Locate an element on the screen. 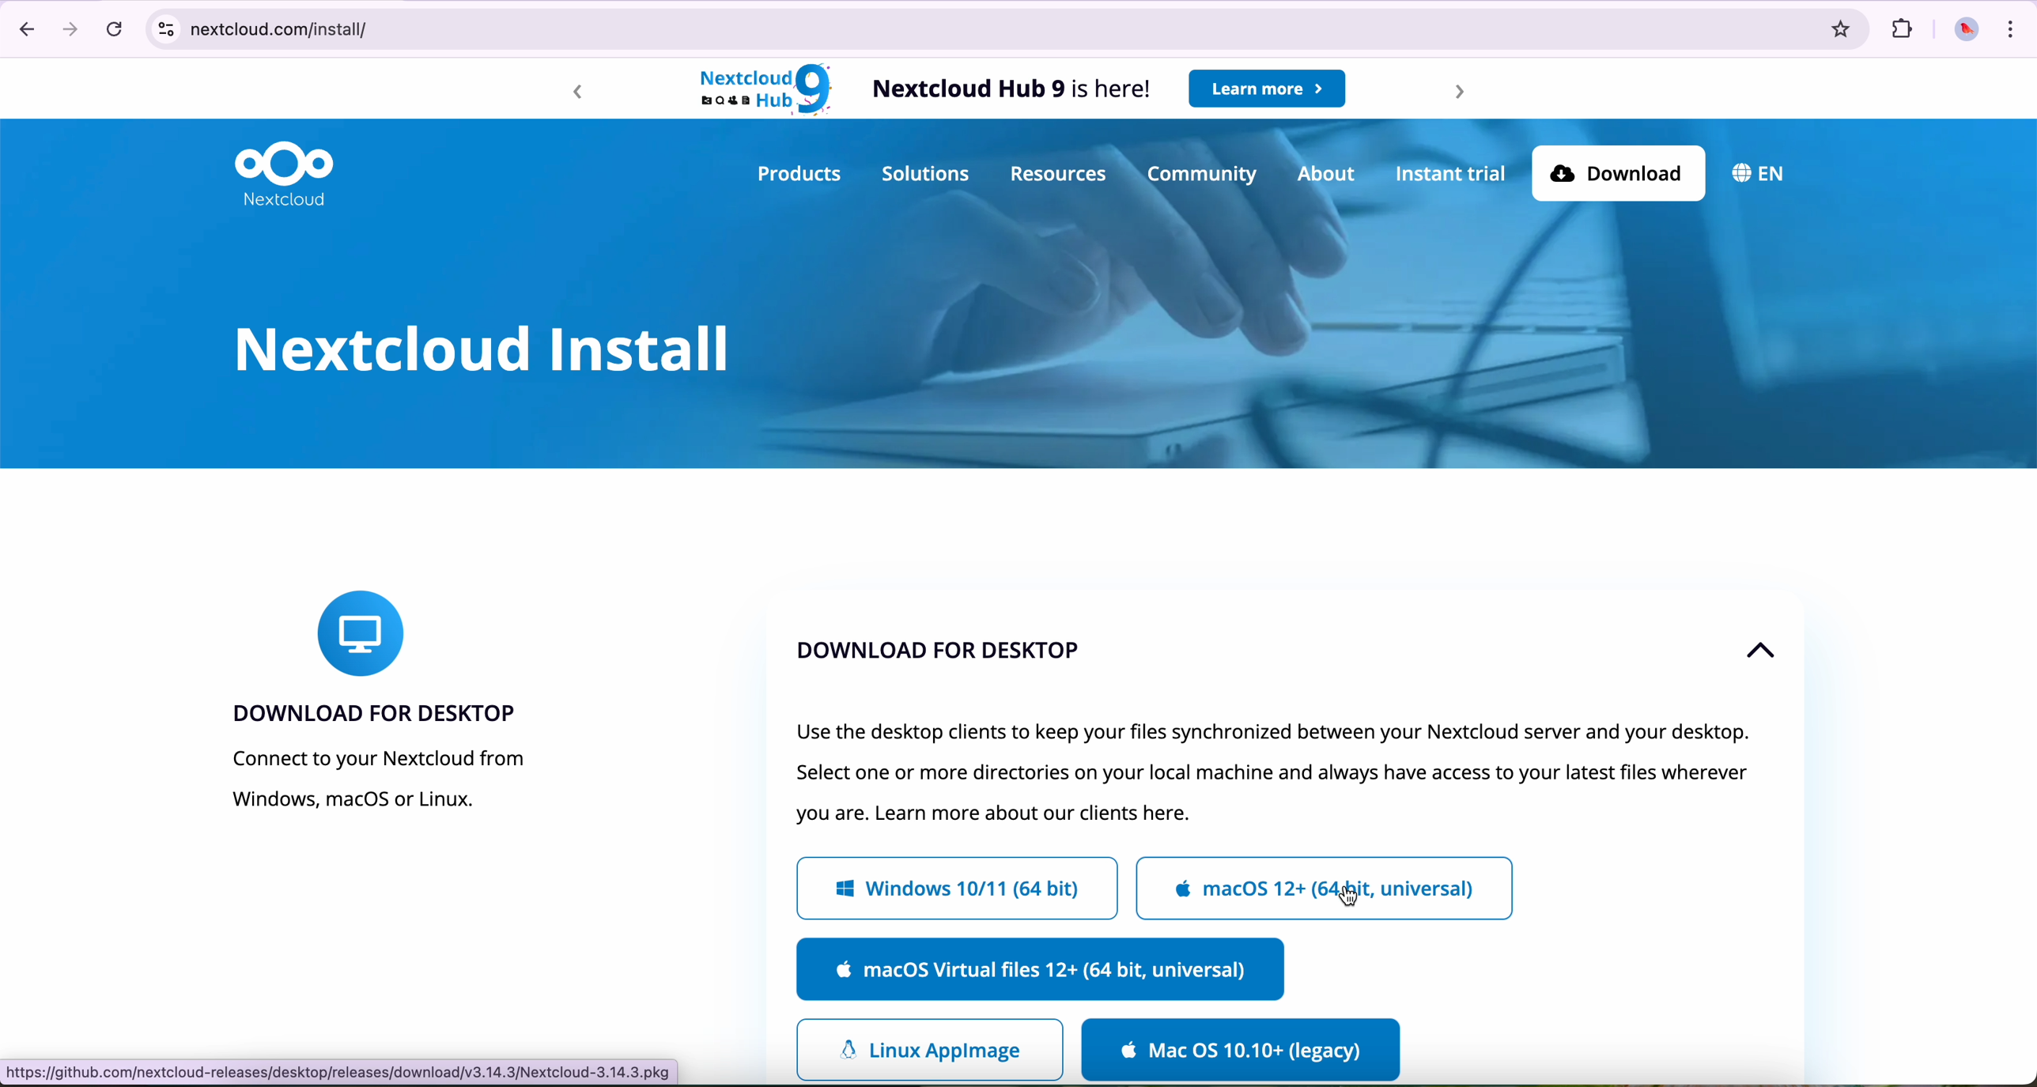 Image resolution: width=2037 pixels, height=1087 pixels. image of background is located at coordinates (1393, 338).